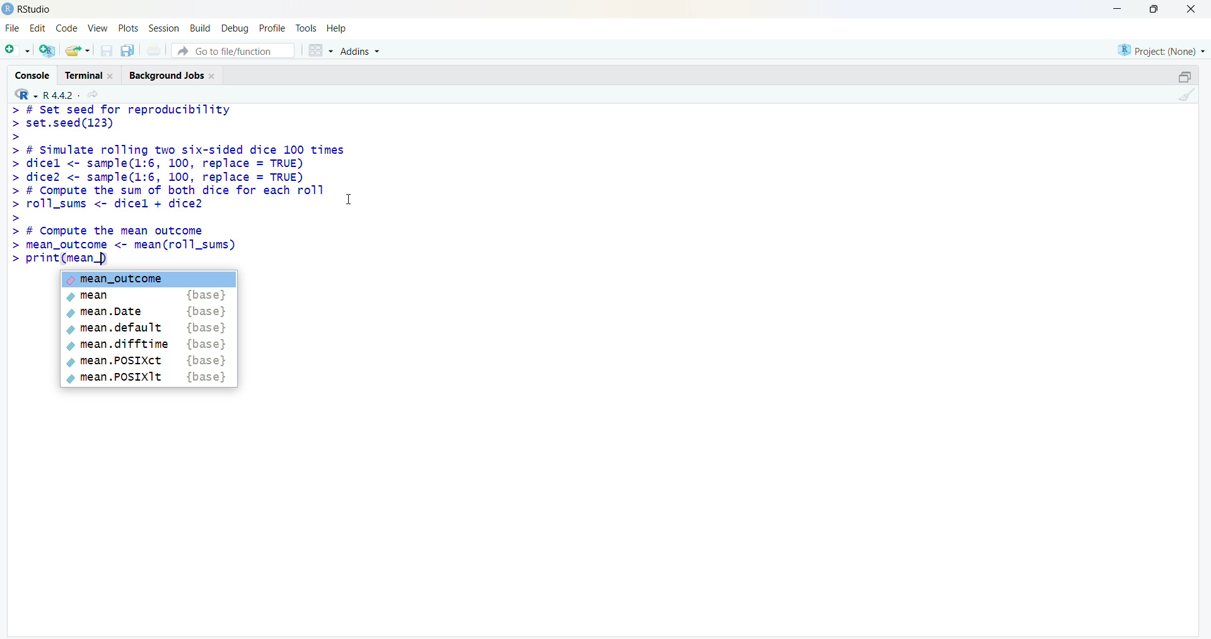 The height and width of the screenshot is (639, 1211). What do you see at coordinates (307, 29) in the screenshot?
I see `tools` at bounding box center [307, 29].